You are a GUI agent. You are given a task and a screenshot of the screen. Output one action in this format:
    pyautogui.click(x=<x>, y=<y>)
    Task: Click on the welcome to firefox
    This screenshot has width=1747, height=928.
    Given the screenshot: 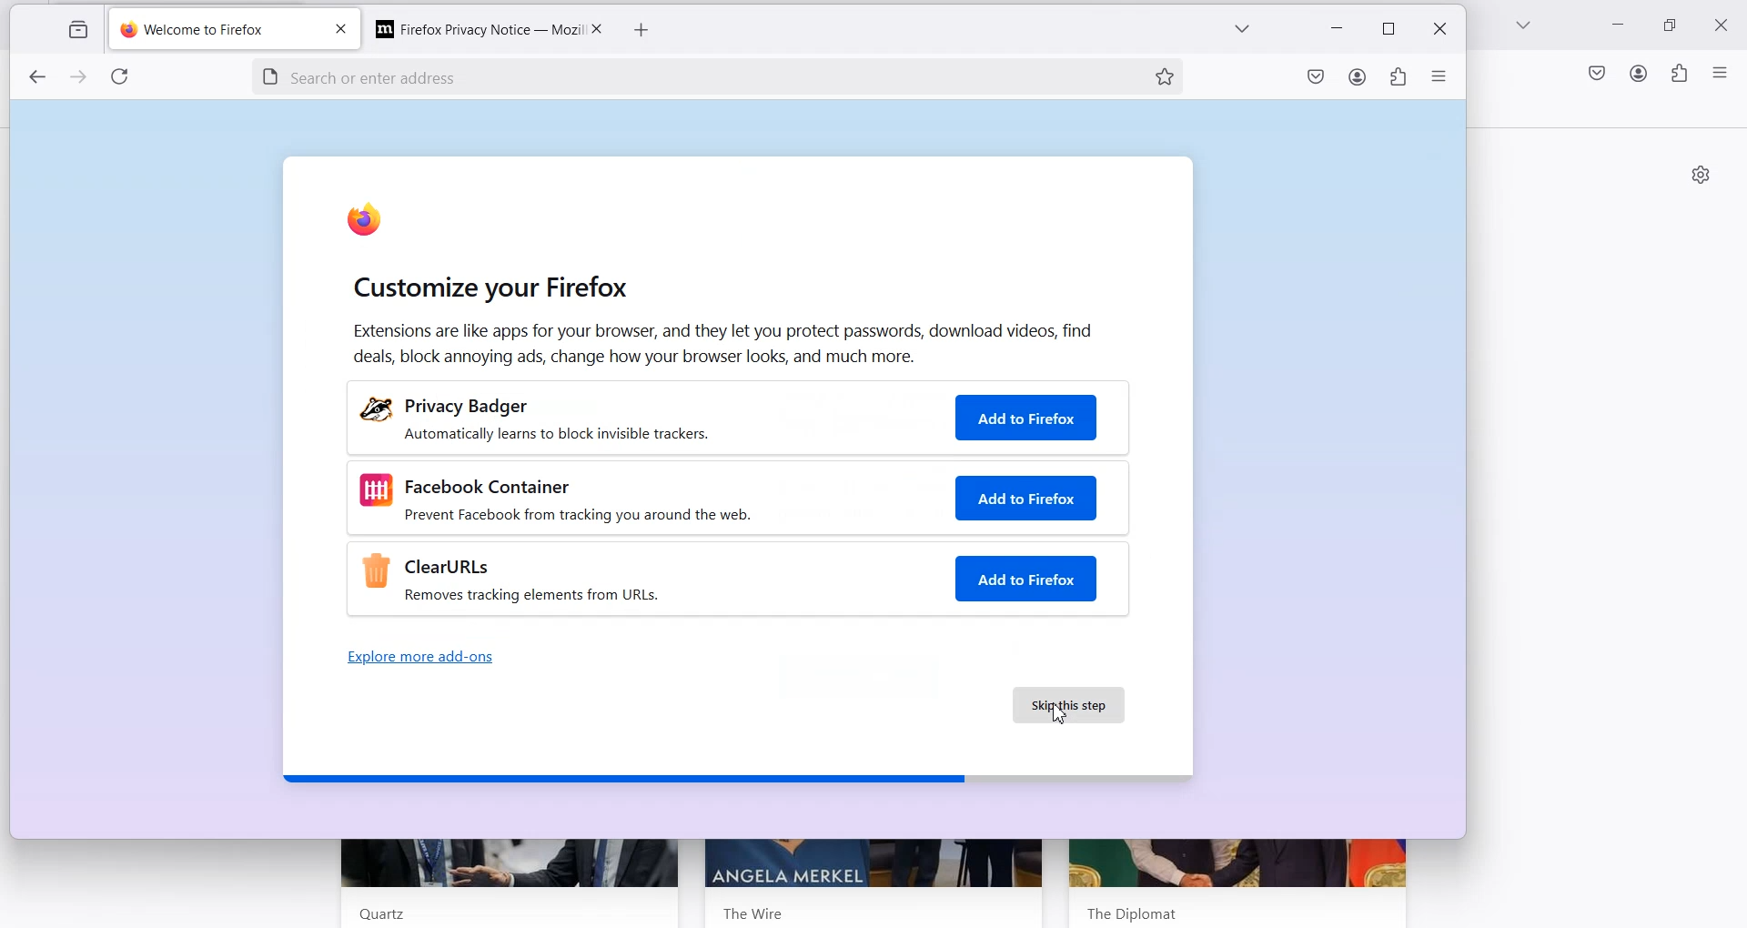 What is the action you would take?
    pyautogui.click(x=214, y=31)
    